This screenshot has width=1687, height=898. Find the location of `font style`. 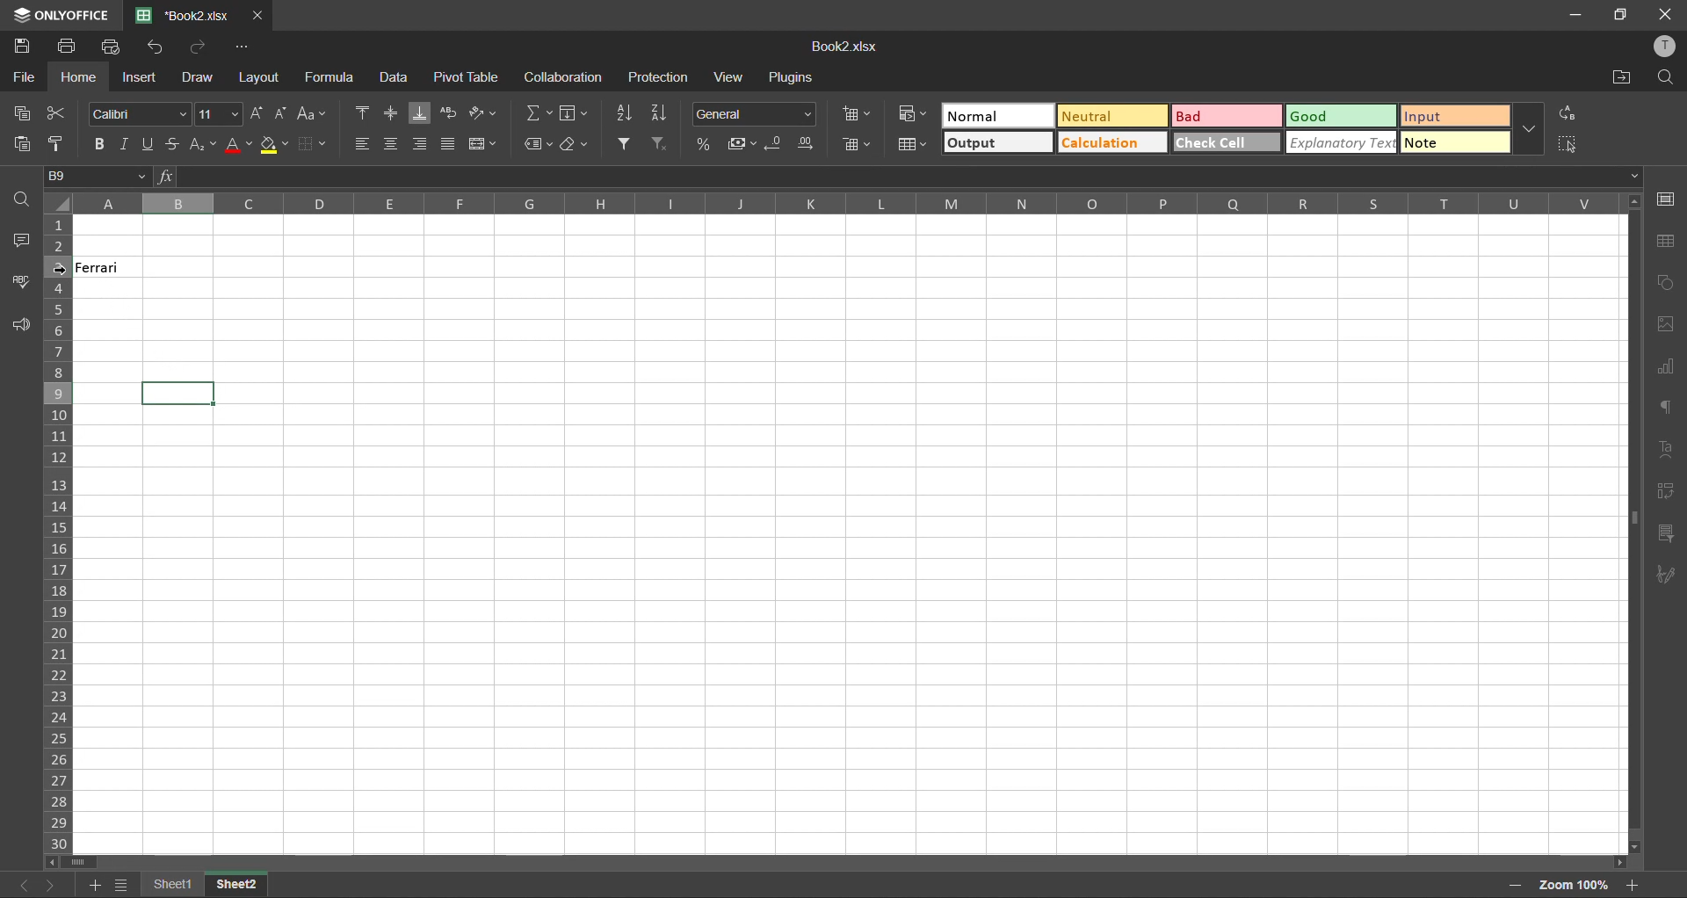

font style is located at coordinates (141, 113).